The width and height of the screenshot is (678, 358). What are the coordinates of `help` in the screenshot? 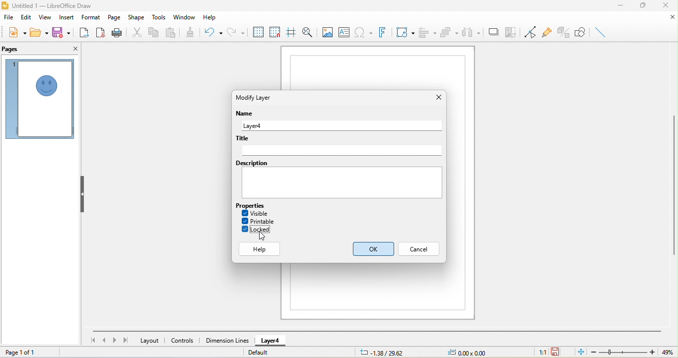 It's located at (261, 249).